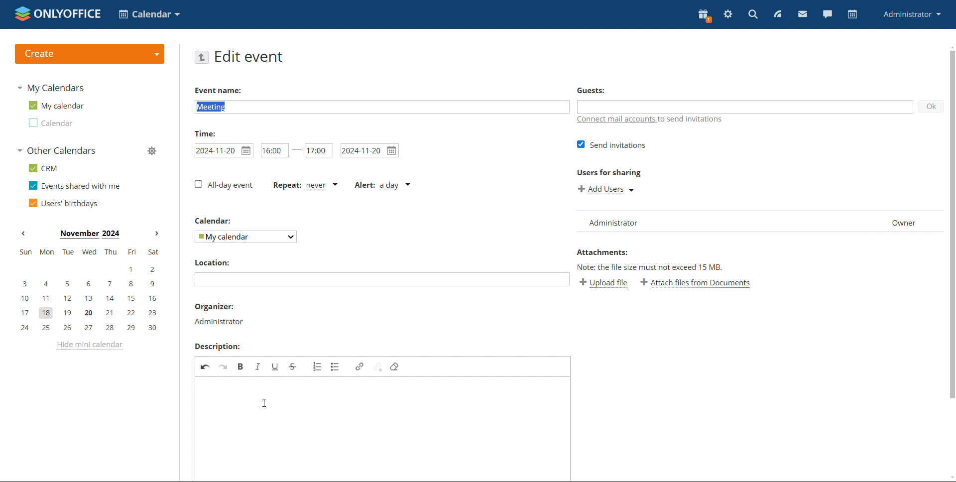 The height and width of the screenshot is (482, 956). What do you see at coordinates (911, 14) in the screenshot?
I see `profile` at bounding box center [911, 14].